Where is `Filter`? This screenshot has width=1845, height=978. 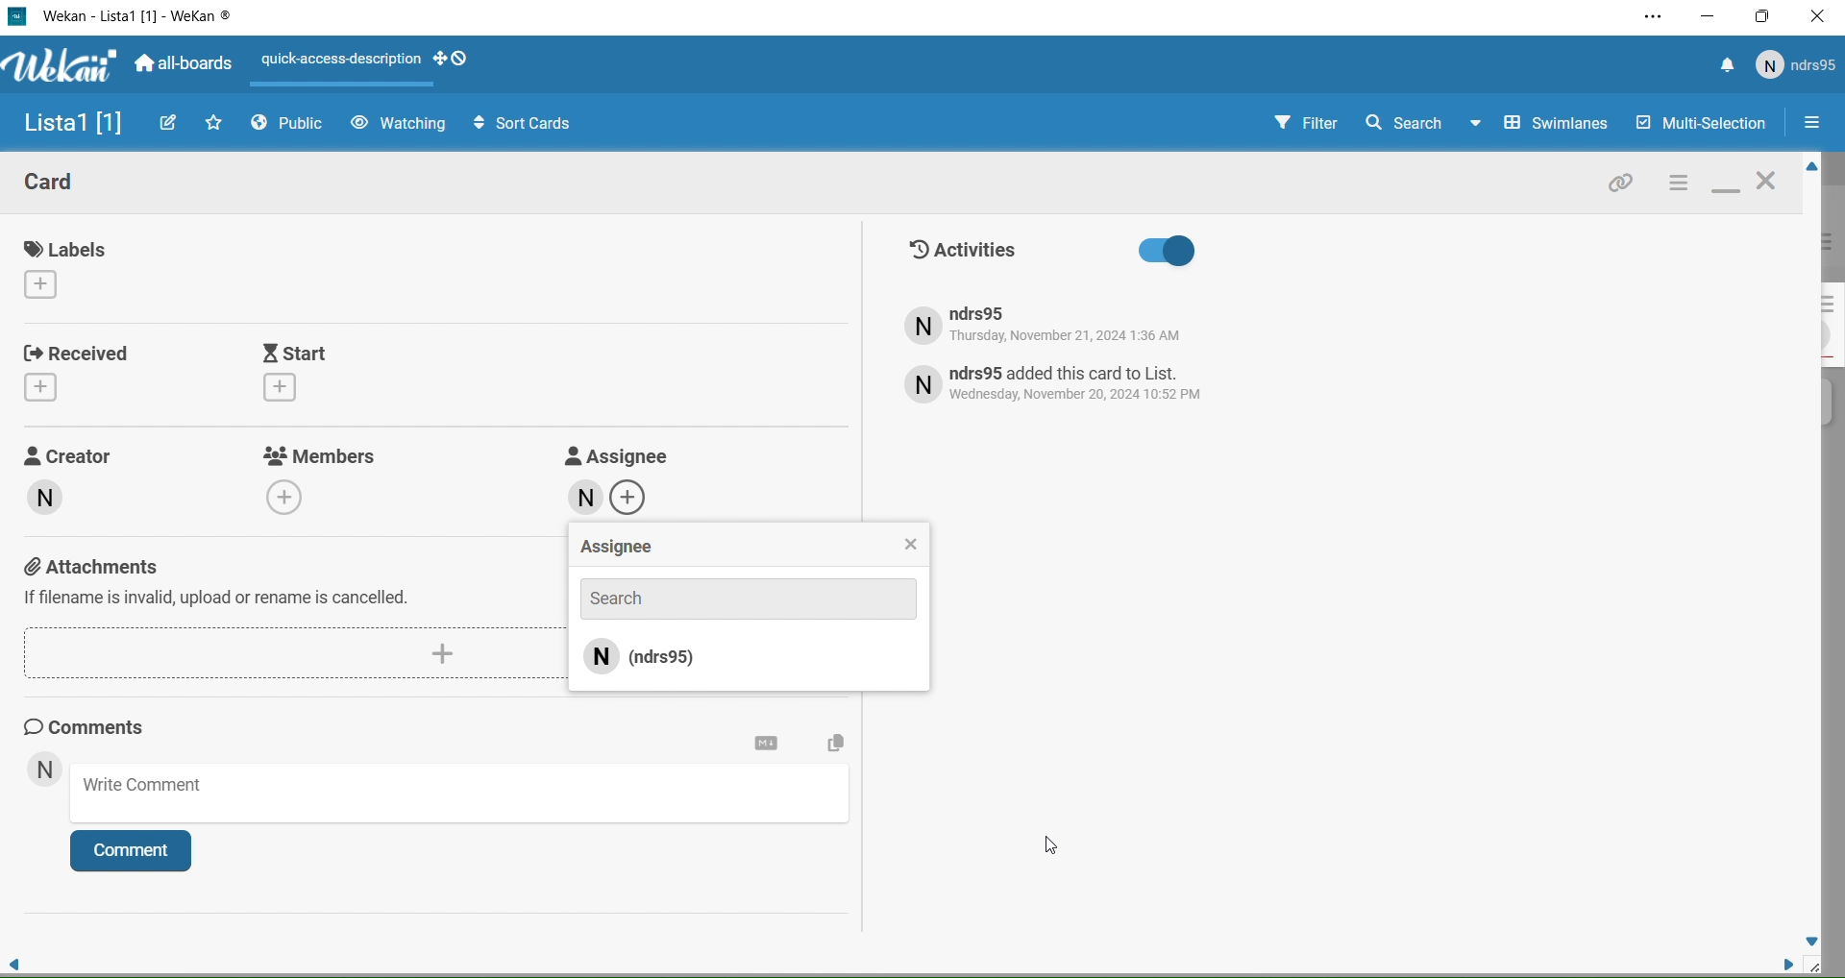
Filter is located at coordinates (1289, 124).